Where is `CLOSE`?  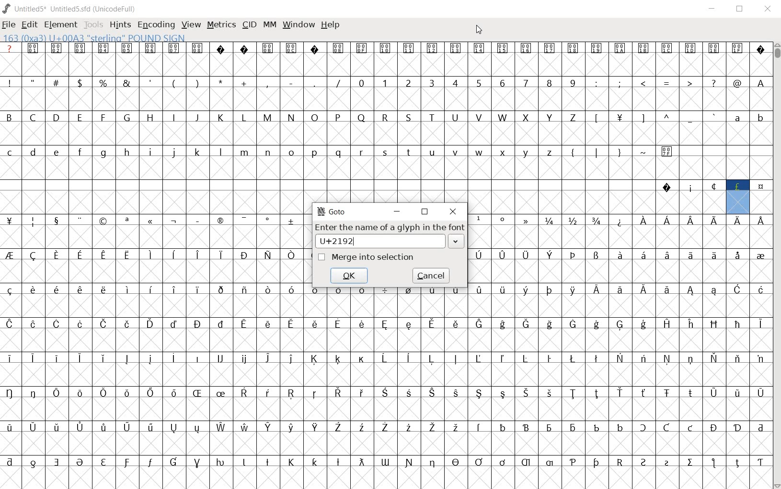 CLOSE is located at coordinates (768, 10).